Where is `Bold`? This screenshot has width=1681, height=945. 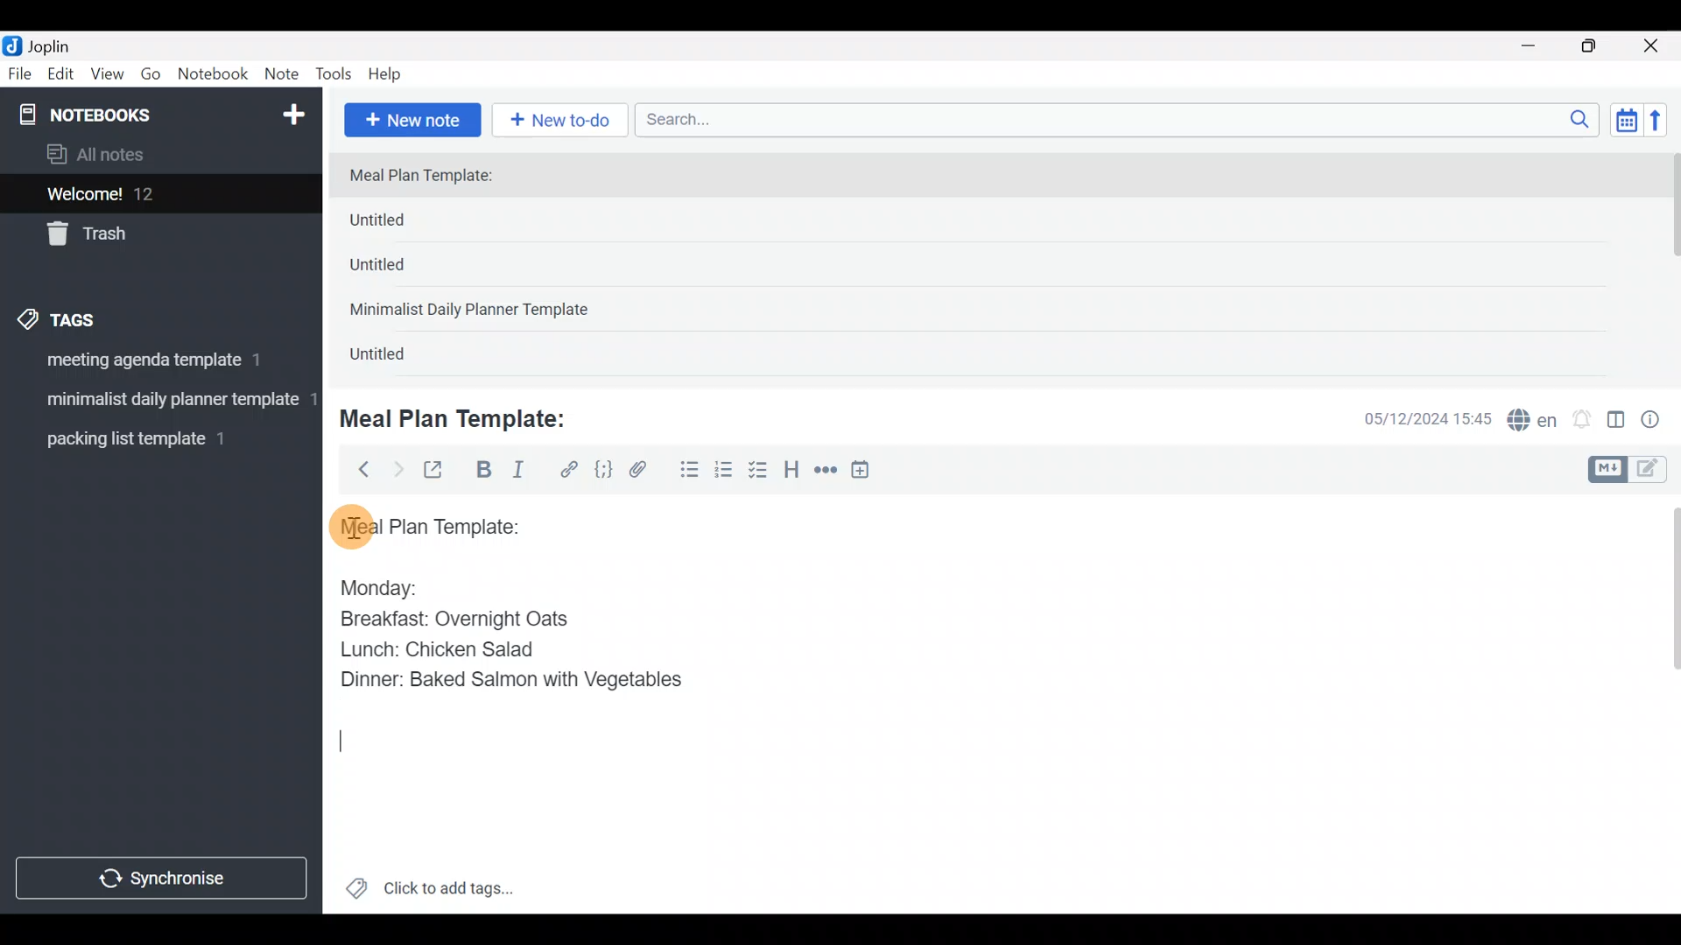
Bold is located at coordinates (482, 472).